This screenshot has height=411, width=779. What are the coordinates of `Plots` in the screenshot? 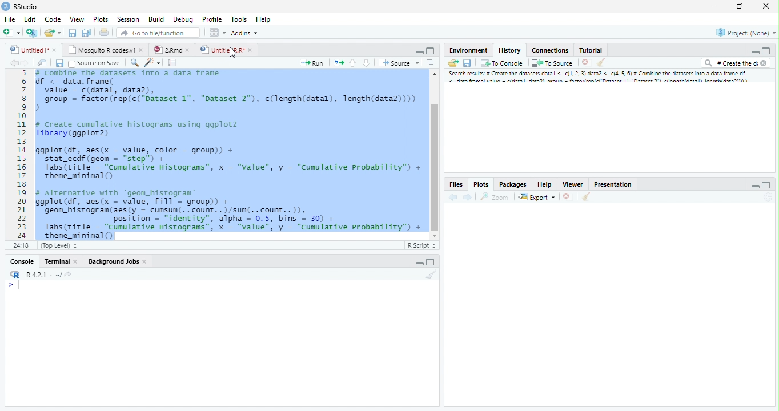 It's located at (480, 184).